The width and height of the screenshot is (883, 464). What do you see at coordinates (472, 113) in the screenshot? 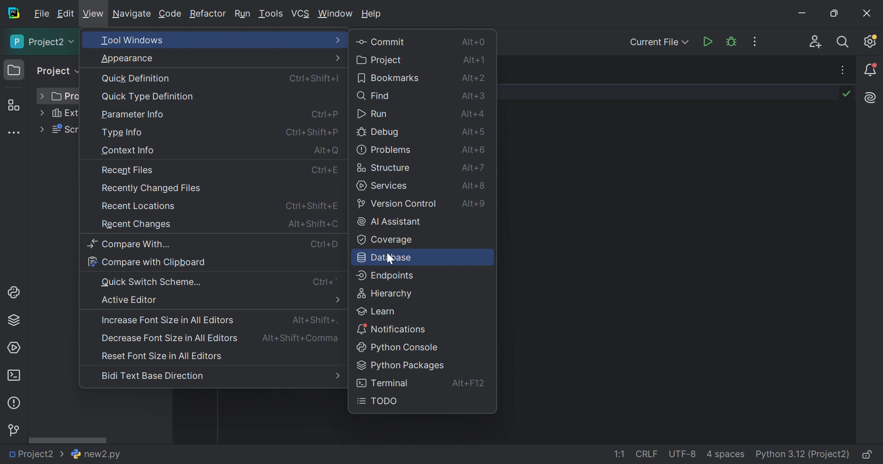
I see `Alt+4` at bounding box center [472, 113].